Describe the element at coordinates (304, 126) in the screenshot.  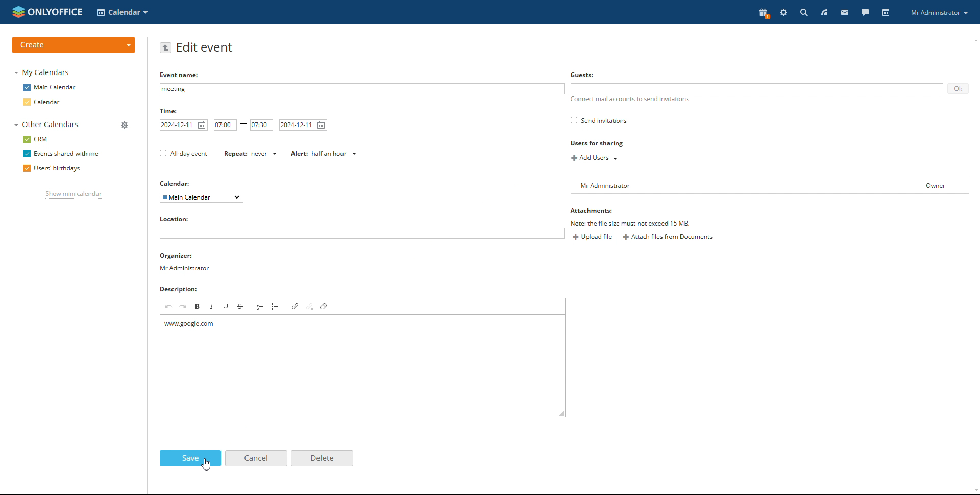
I see `end date` at that location.